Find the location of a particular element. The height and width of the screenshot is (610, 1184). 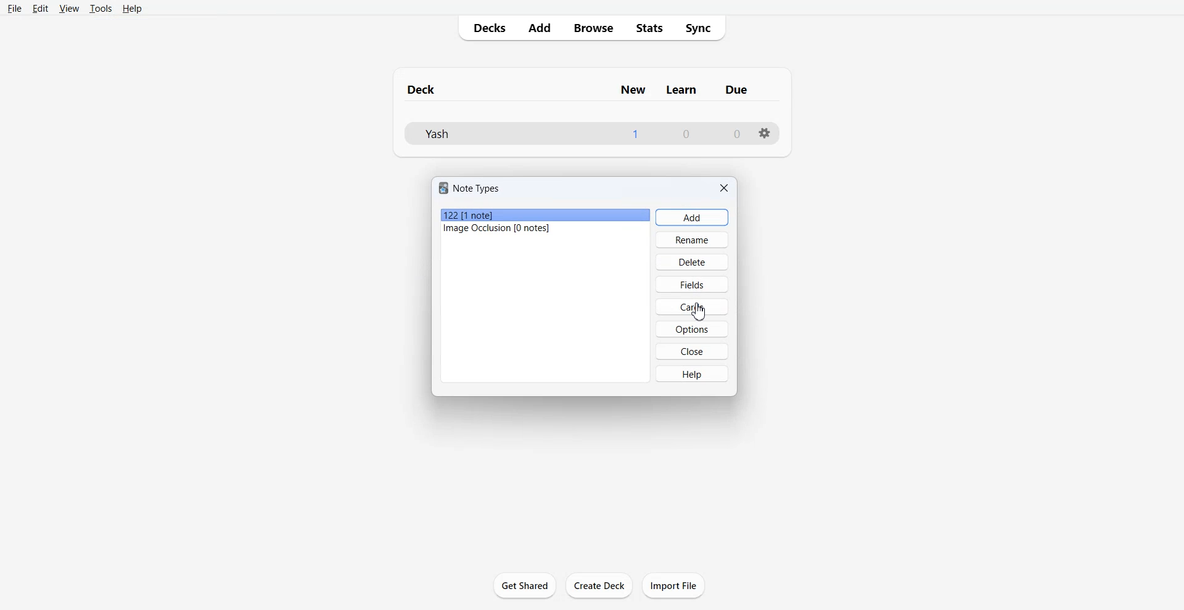

Options is located at coordinates (691, 329).